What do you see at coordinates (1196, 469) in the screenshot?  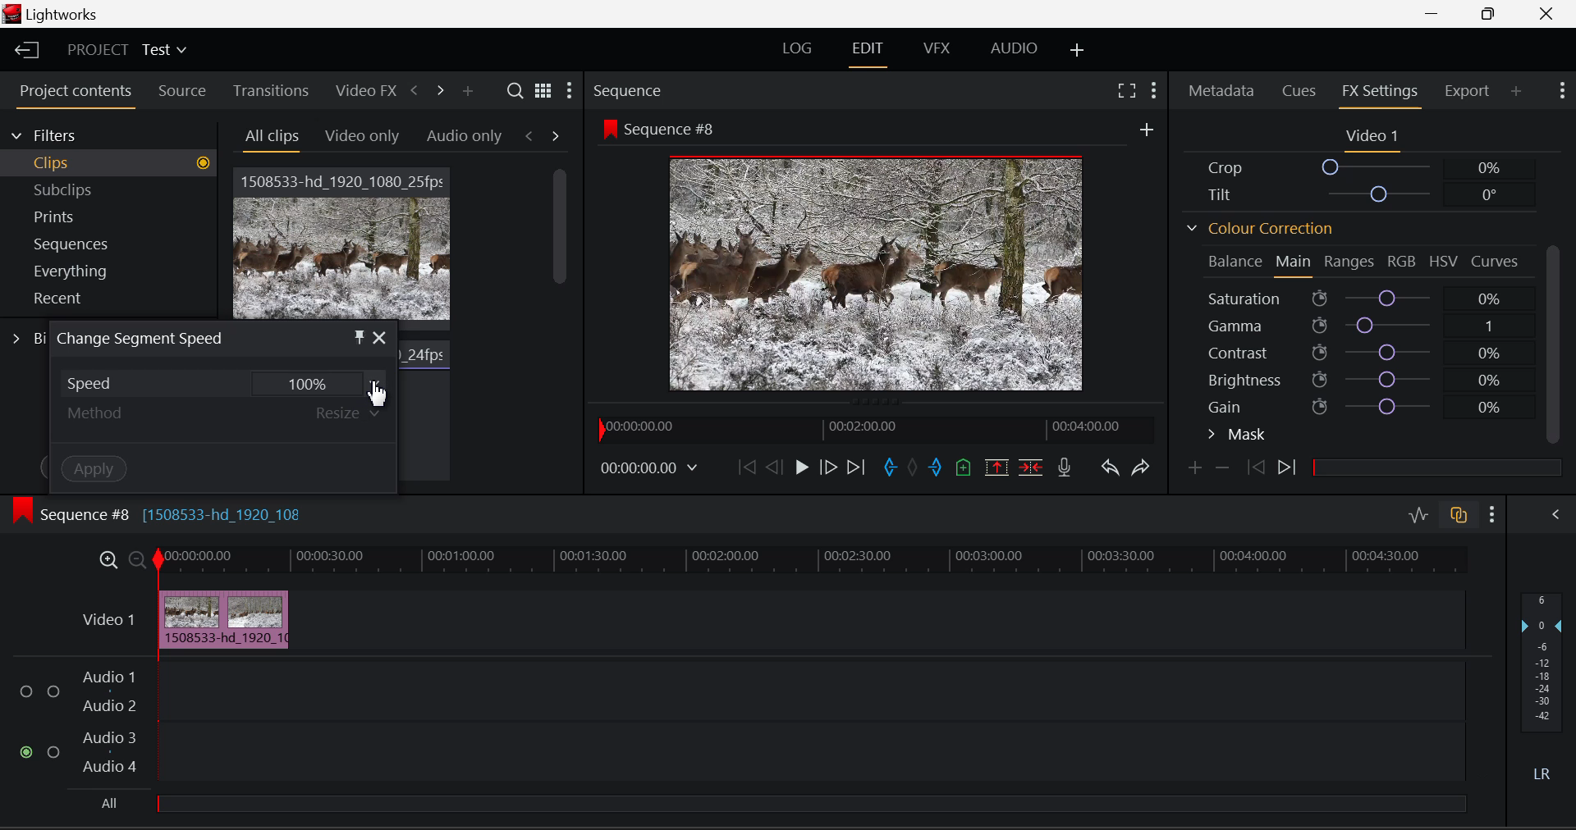 I see `Add Keyframe` at bounding box center [1196, 469].